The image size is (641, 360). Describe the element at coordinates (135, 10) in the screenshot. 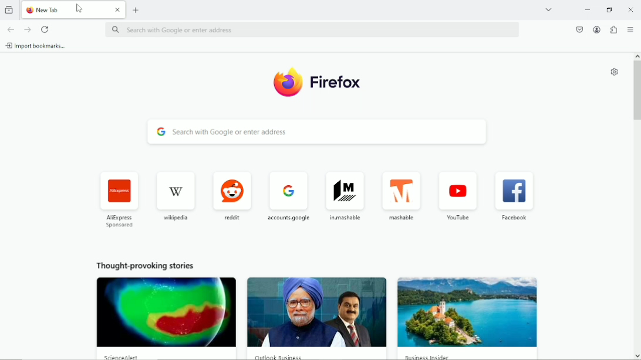

I see `New tab` at that location.